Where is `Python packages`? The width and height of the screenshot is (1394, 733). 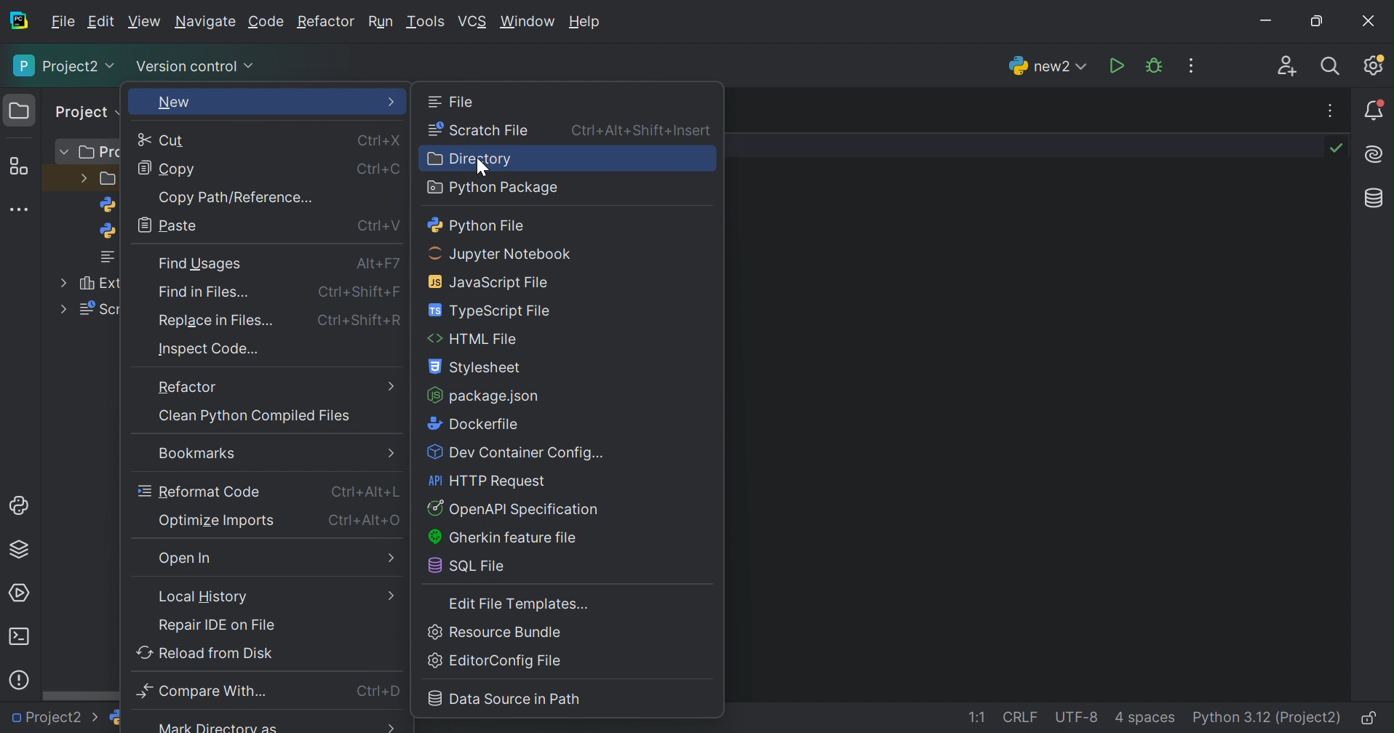
Python packages is located at coordinates (494, 187).